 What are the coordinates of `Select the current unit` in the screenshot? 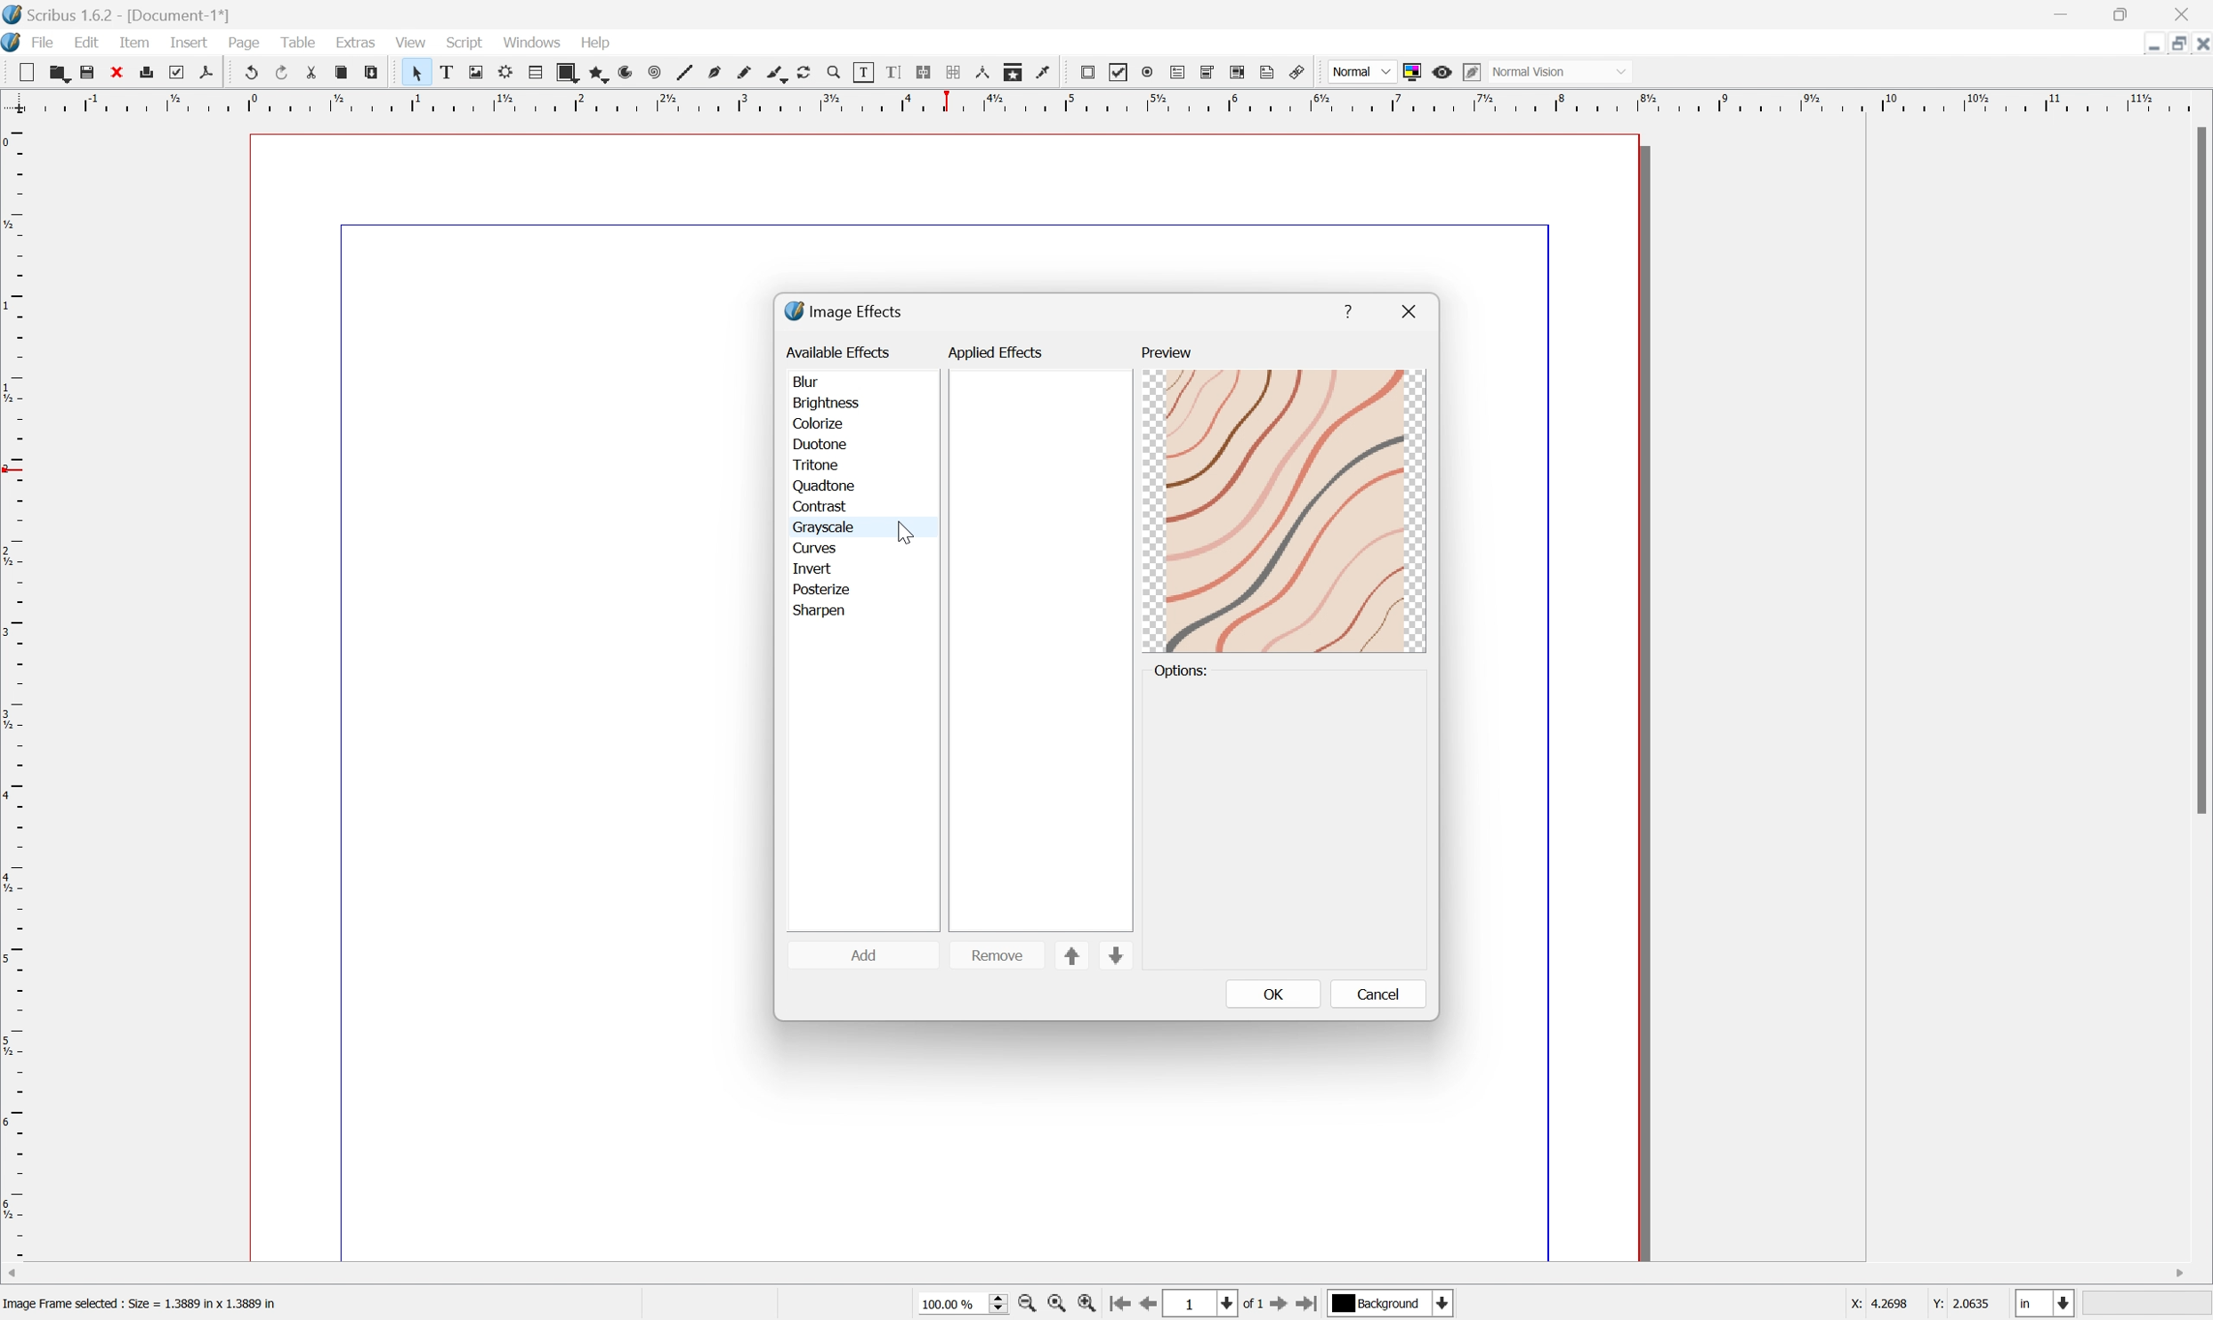 It's located at (2044, 1304).